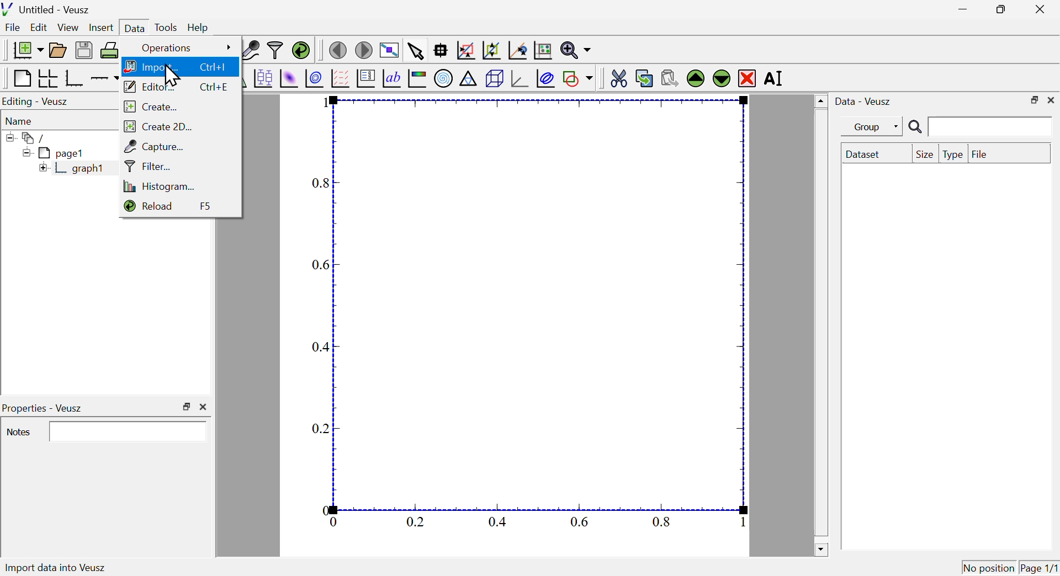 This screenshot has width=1060, height=576. What do you see at coordinates (747, 78) in the screenshot?
I see `remove the selected widget` at bounding box center [747, 78].